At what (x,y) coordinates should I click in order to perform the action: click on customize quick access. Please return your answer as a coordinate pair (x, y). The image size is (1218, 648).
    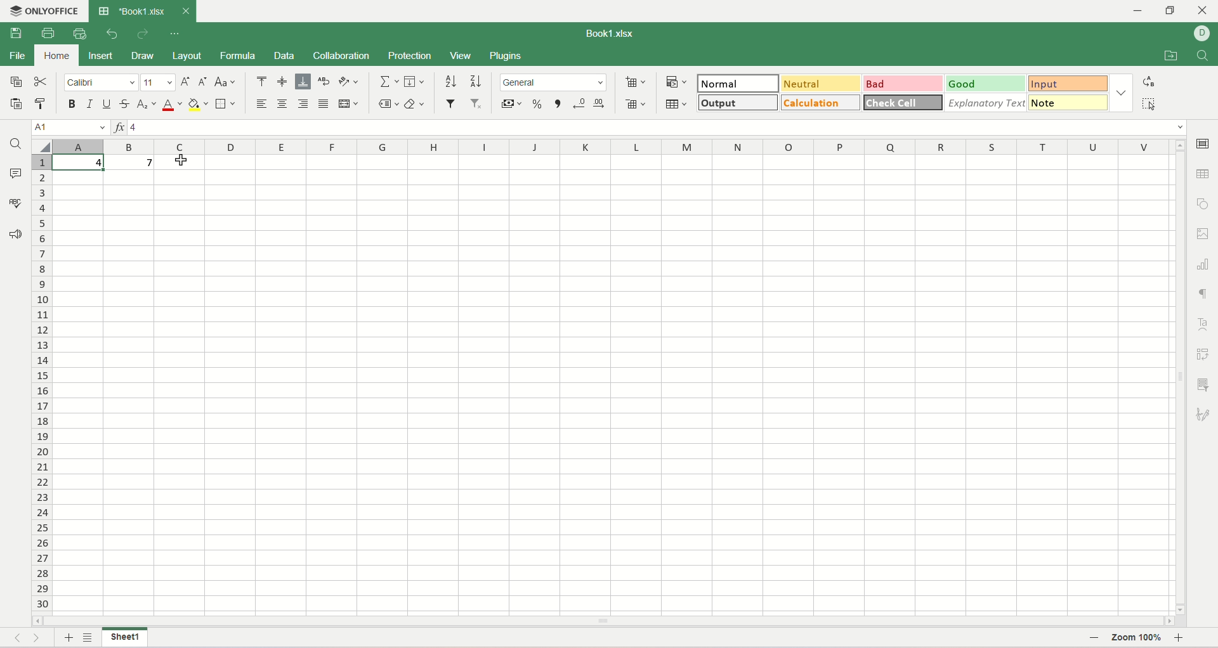
    Looking at the image, I should click on (173, 34).